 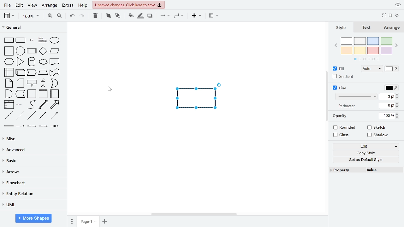 What do you see at coordinates (128, 5) in the screenshot?
I see `unsaved changes . Click here to save` at bounding box center [128, 5].